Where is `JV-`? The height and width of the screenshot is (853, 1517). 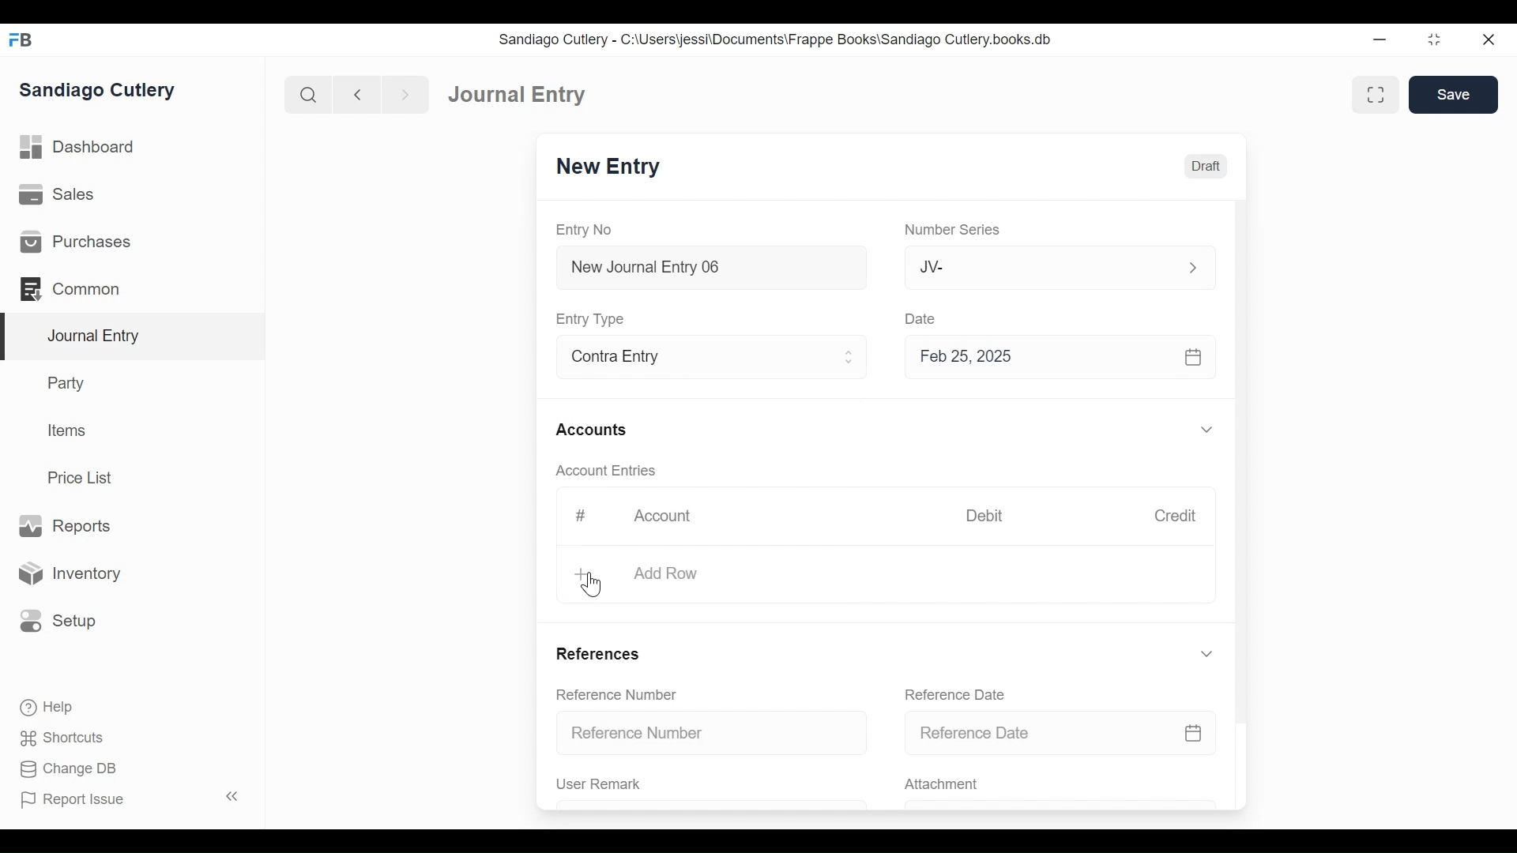
JV- is located at coordinates (1041, 265).